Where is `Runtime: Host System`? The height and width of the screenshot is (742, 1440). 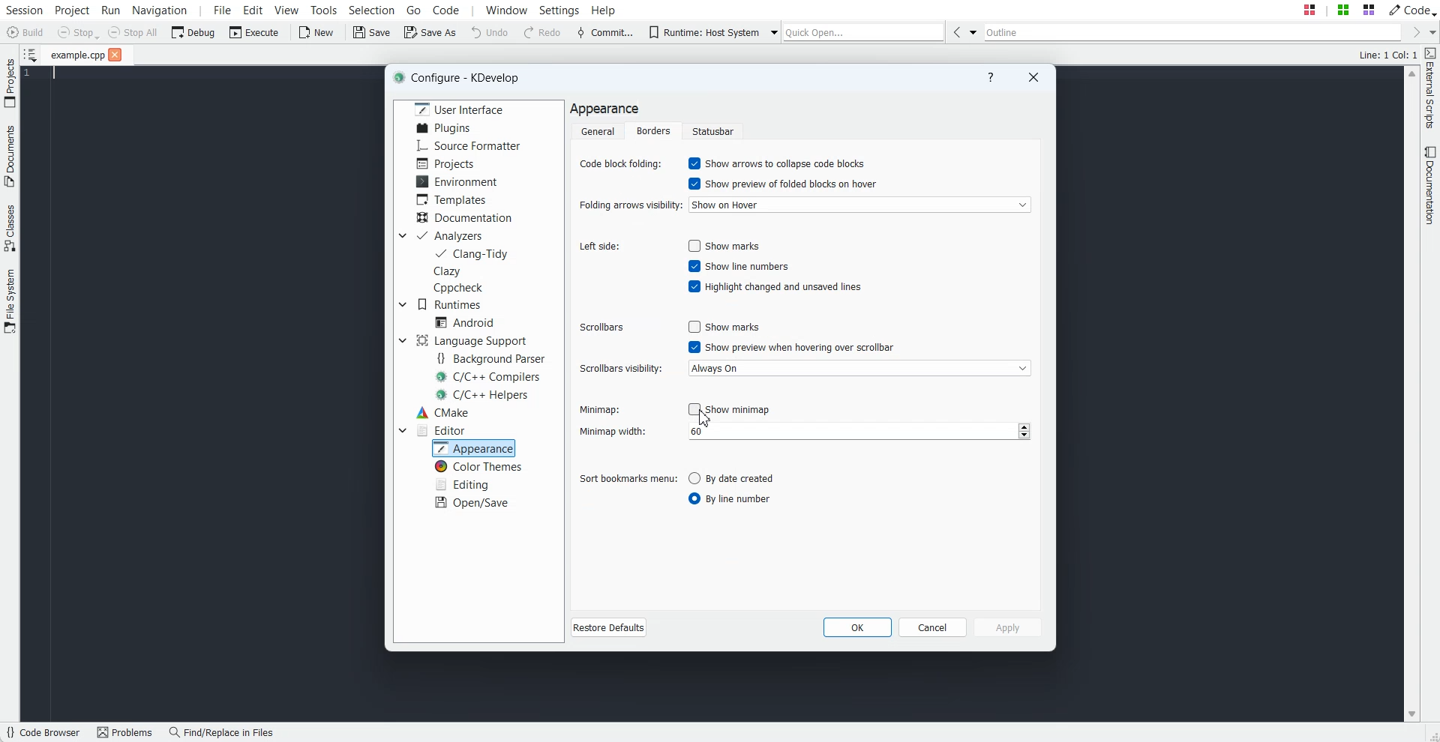
Runtime: Host System is located at coordinates (702, 32).